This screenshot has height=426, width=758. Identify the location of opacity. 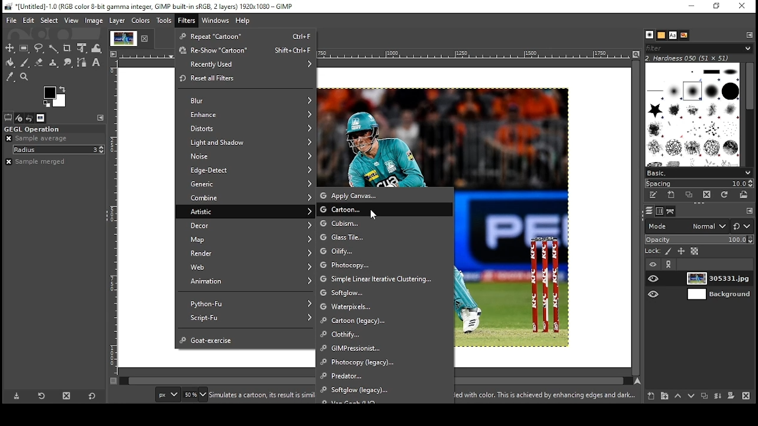
(700, 240).